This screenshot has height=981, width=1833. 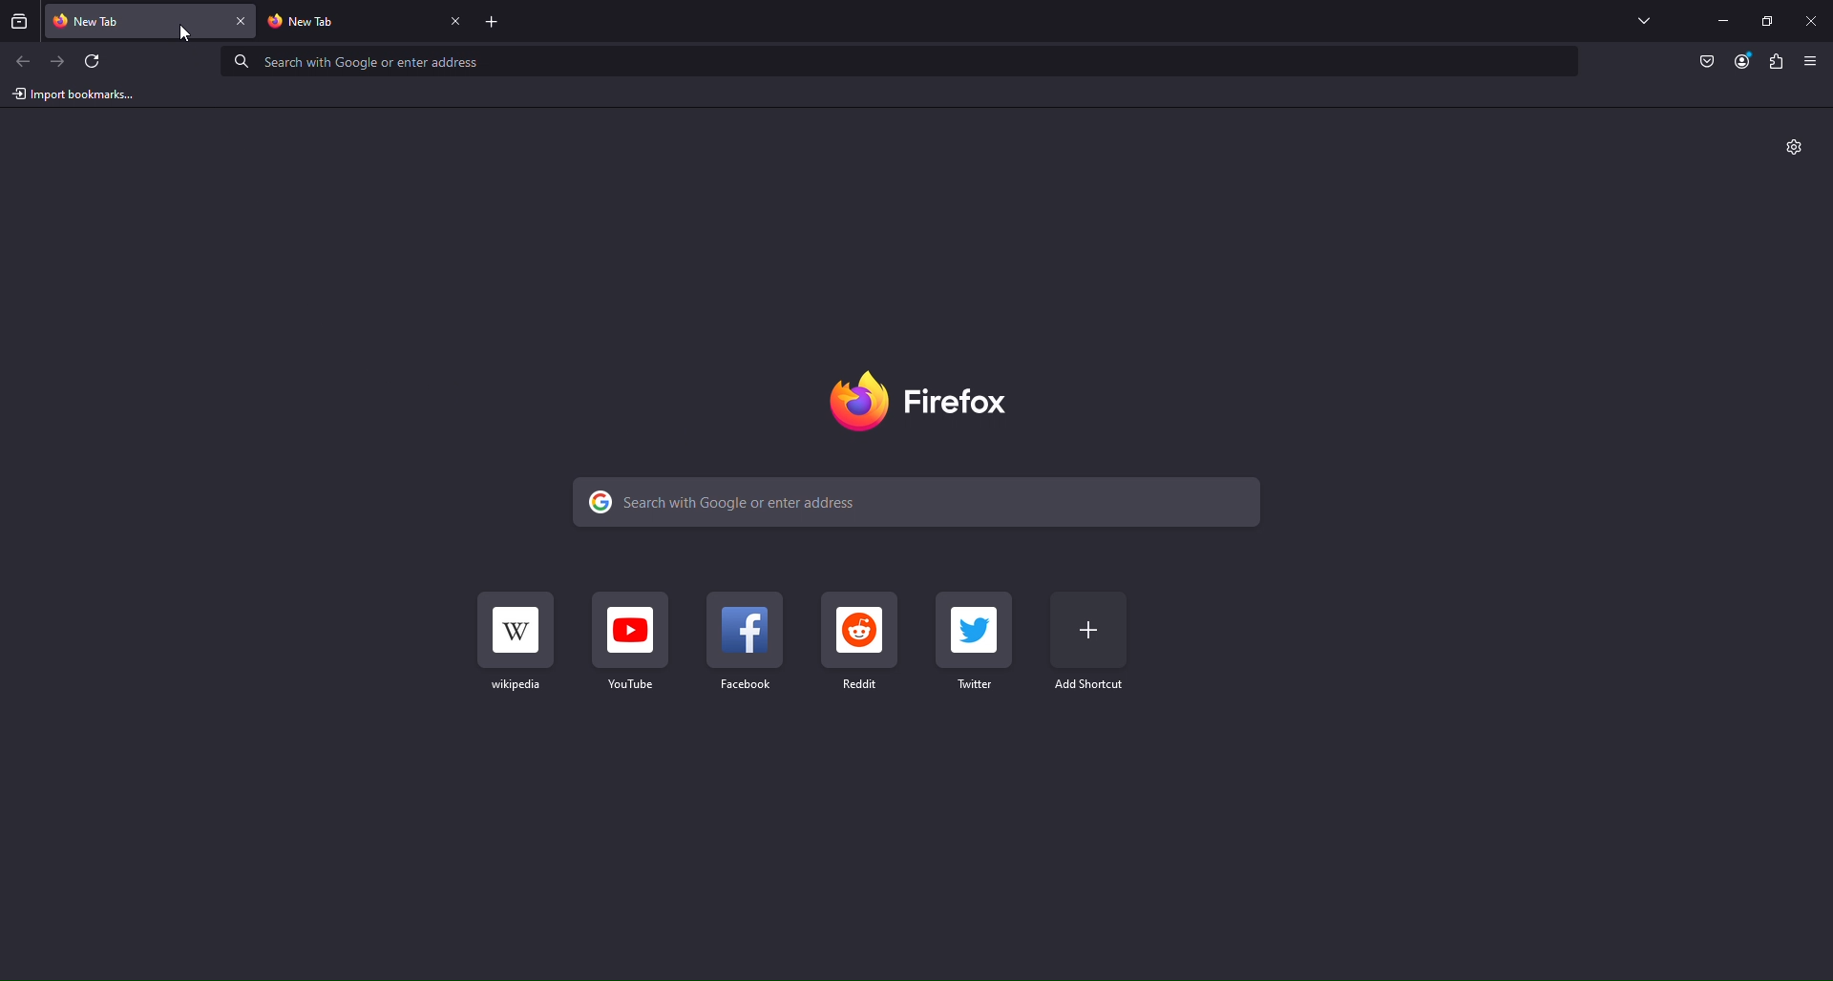 What do you see at coordinates (457, 22) in the screenshot?
I see `close tab` at bounding box center [457, 22].